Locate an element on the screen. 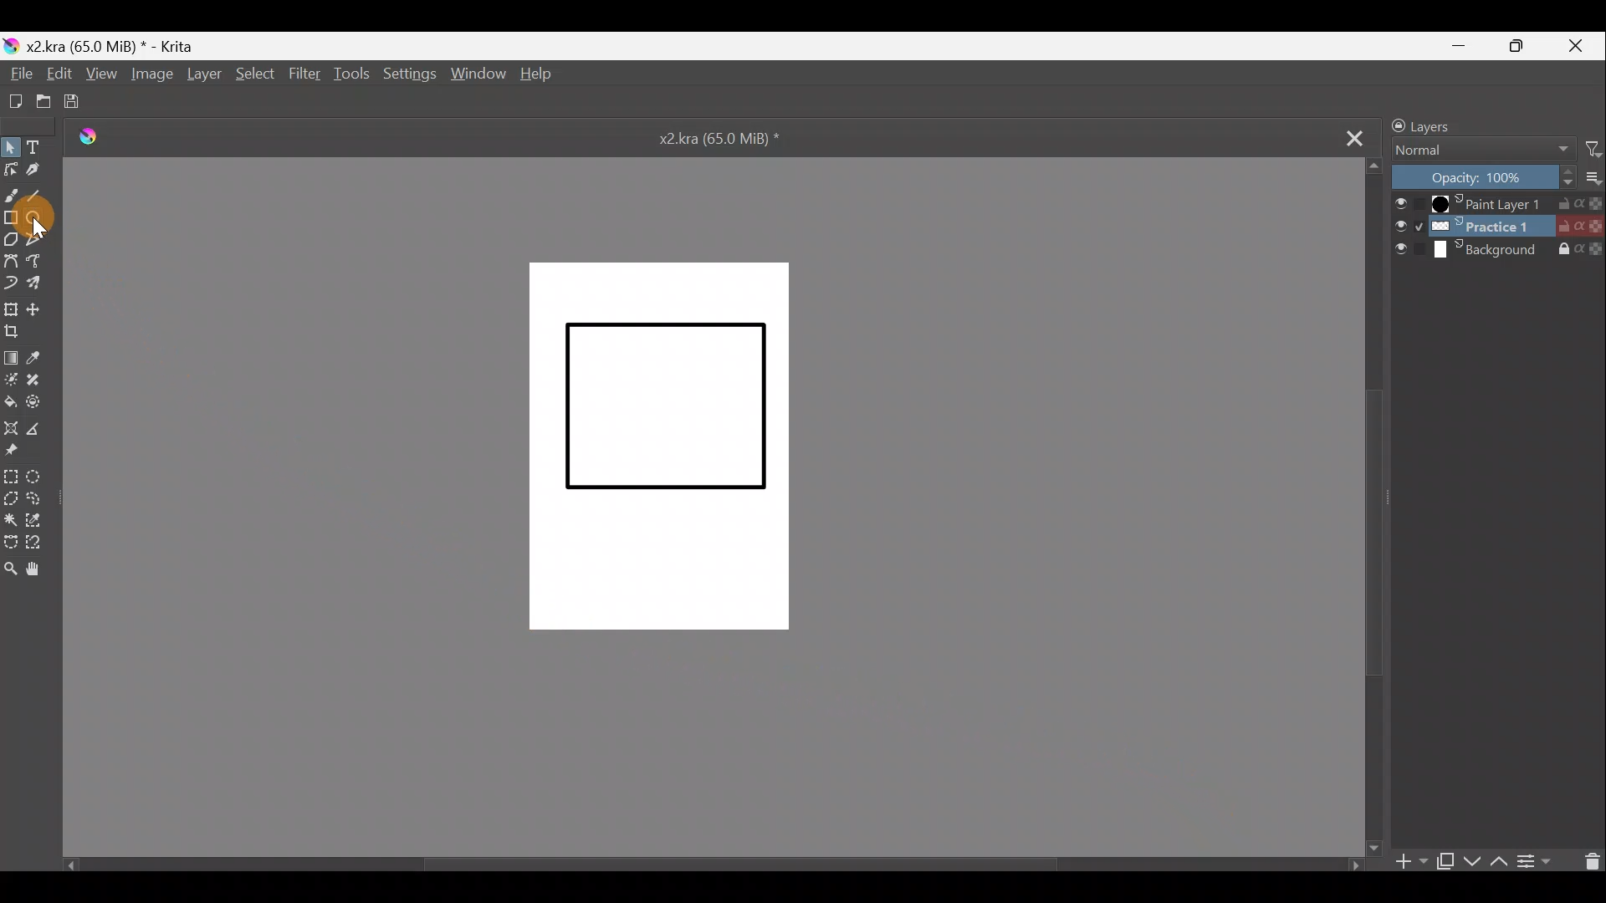 Image resolution: width=1606 pixels, height=903 pixels. Save is located at coordinates (86, 103).